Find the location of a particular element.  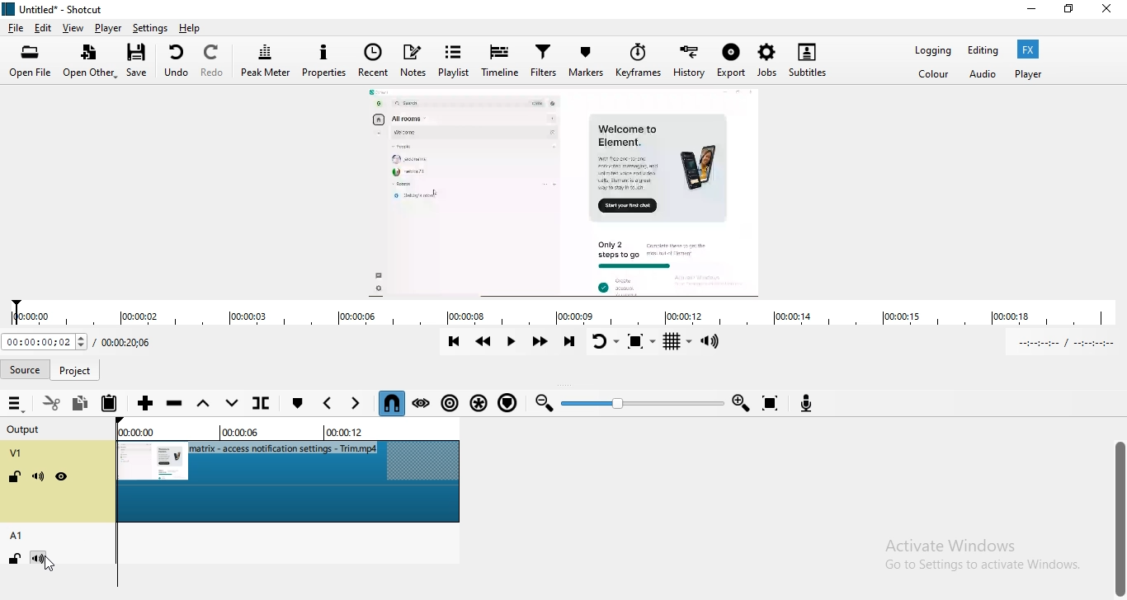

Show volume control is located at coordinates (711, 343).